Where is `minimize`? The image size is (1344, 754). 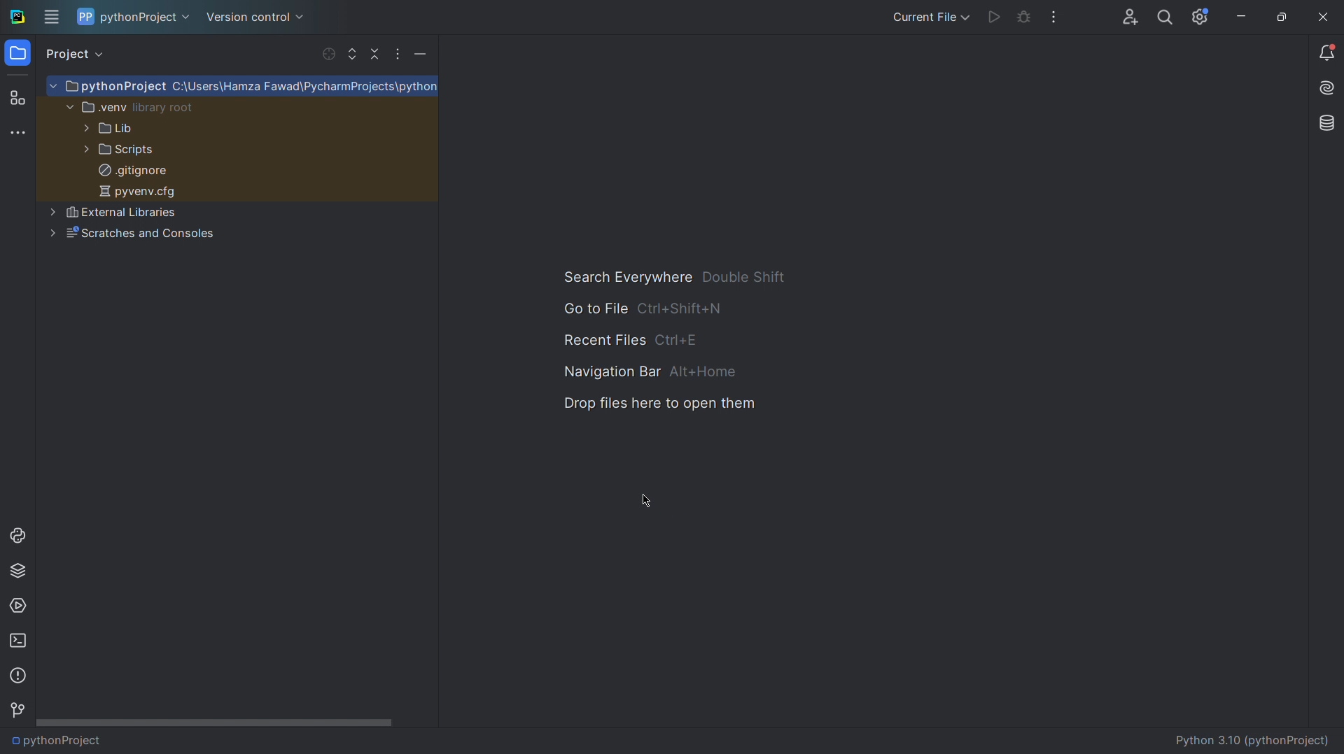
minimize is located at coordinates (1239, 20).